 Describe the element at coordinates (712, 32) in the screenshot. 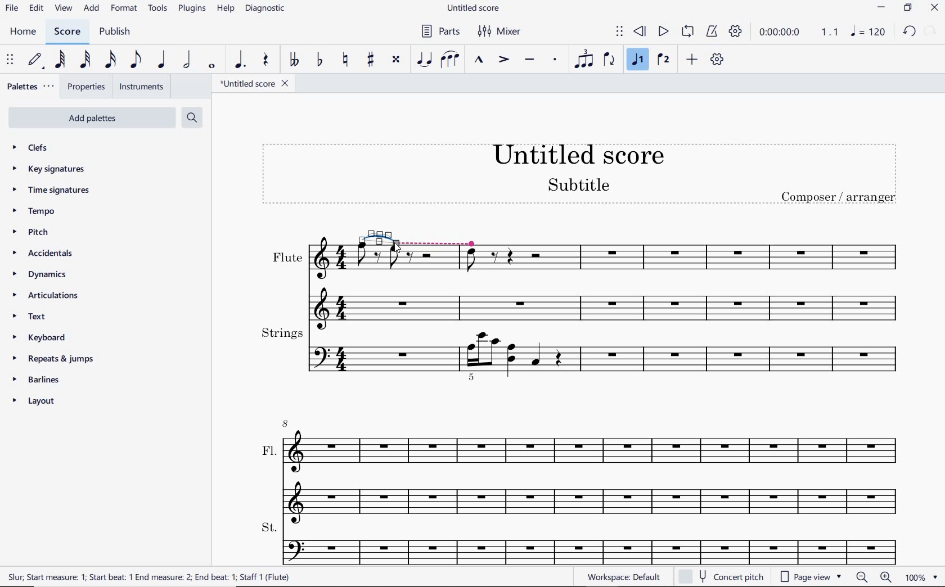

I see `METRONOME` at that location.